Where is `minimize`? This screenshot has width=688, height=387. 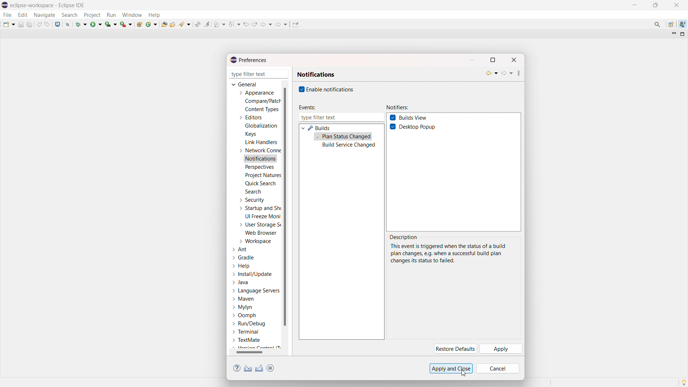 minimize is located at coordinates (636, 5).